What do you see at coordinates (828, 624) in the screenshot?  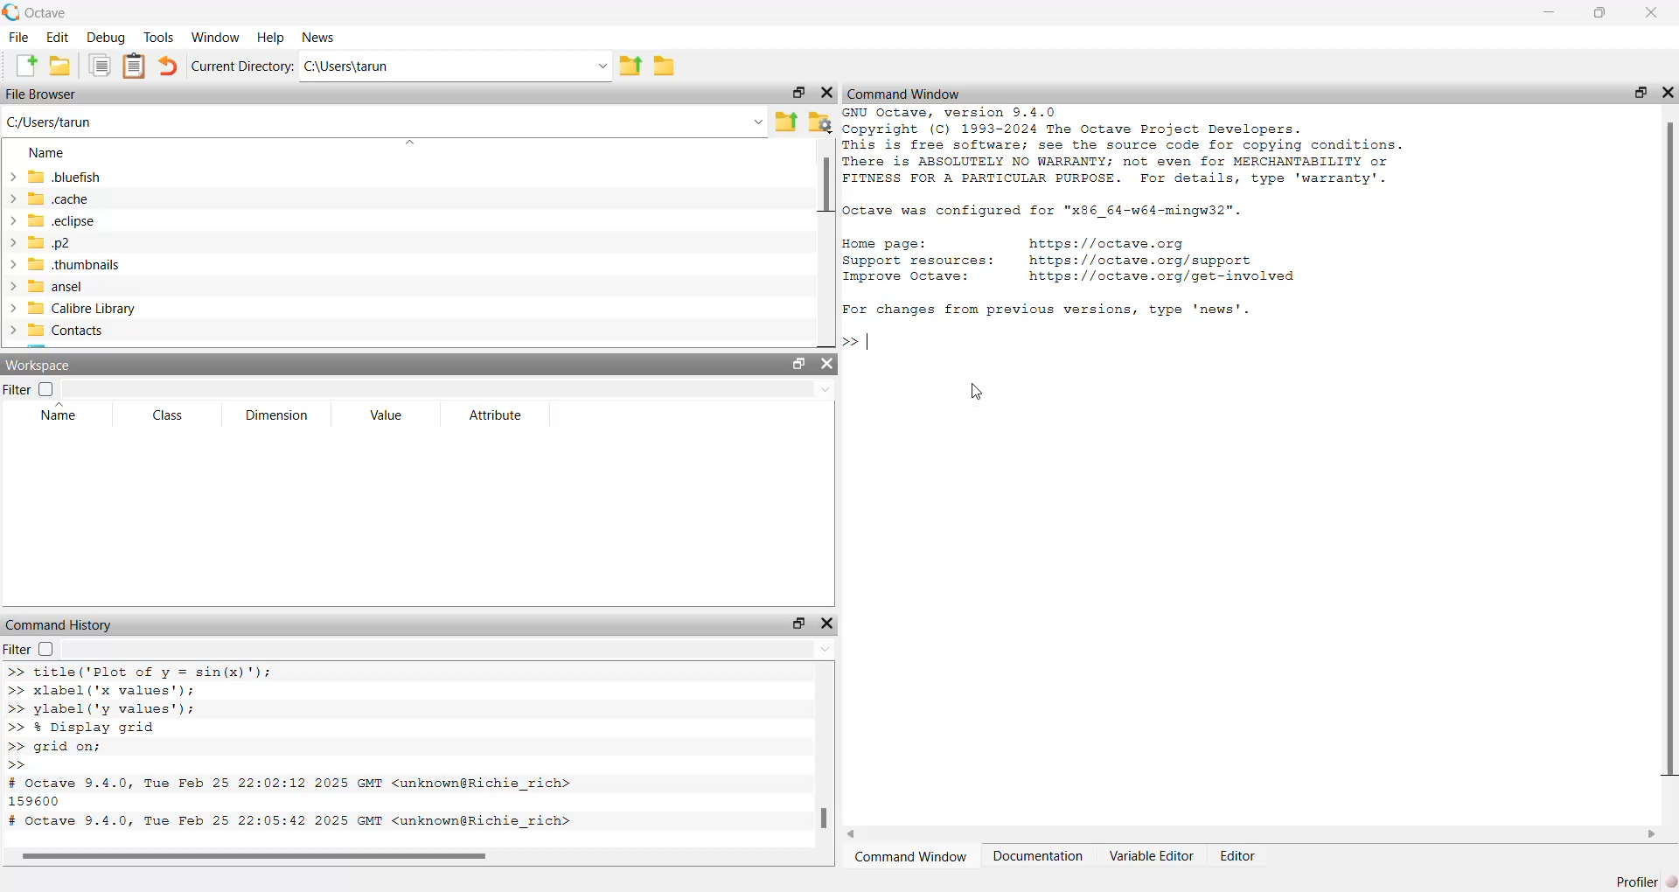 I see `close` at bounding box center [828, 624].